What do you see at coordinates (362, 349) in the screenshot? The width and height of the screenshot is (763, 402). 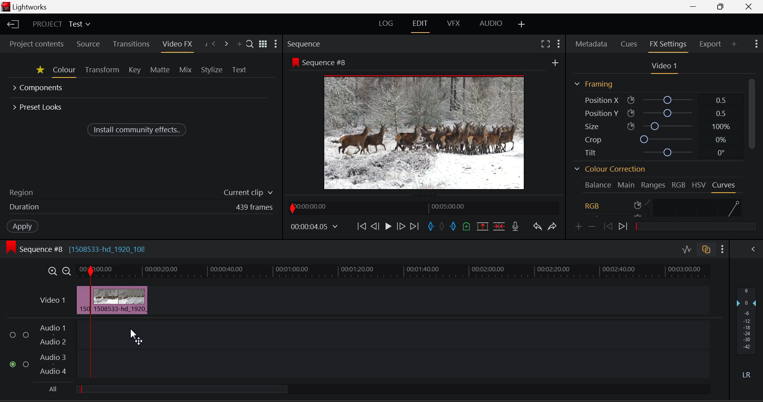 I see `Audio Level` at bounding box center [362, 349].